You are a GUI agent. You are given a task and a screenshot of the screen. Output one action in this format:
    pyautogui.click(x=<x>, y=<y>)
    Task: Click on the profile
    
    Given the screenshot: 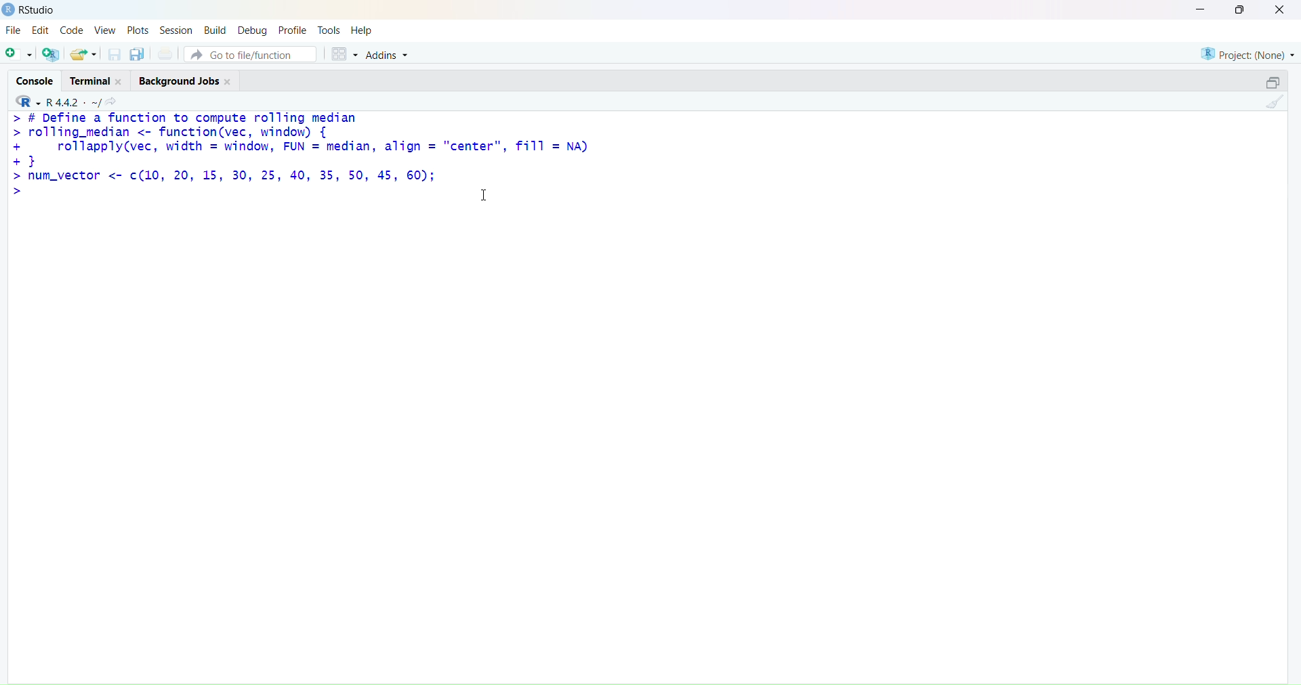 What is the action you would take?
    pyautogui.click(x=292, y=30)
    